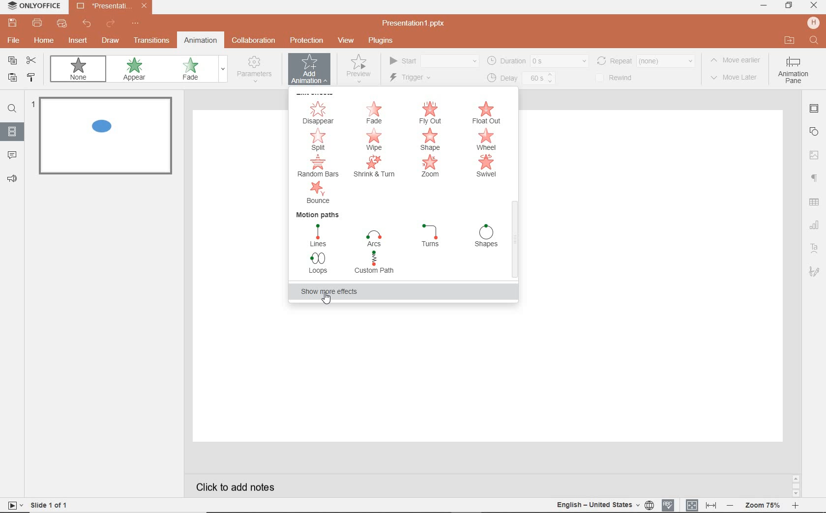 The height and width of the screenshot is (513, 826). Describe the element at coordinates (645, 60) in the screenshot. I see `rewind` at that location.